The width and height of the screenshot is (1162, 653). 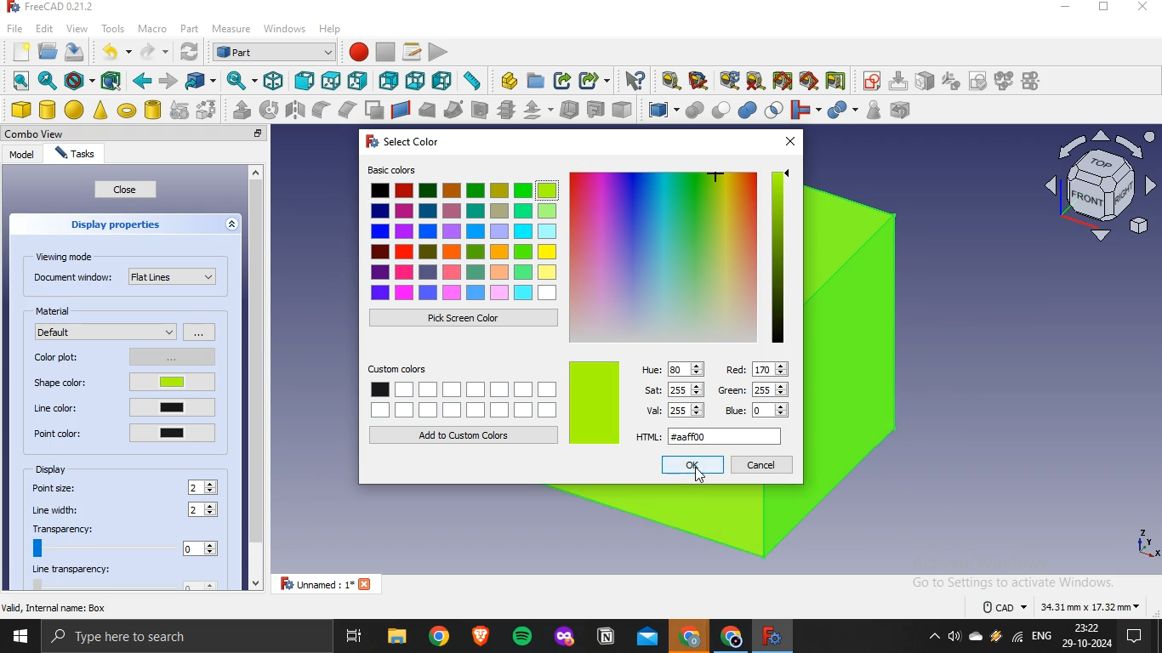 What do you see at coordinates (1103, 9) in the screenshot?
I see `restore down` at bounding box center [1103, 9].